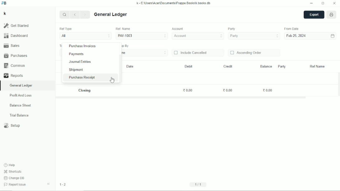 The height and width of the screenshot is (191, 340). I want to click on Next, so click(86, 15).